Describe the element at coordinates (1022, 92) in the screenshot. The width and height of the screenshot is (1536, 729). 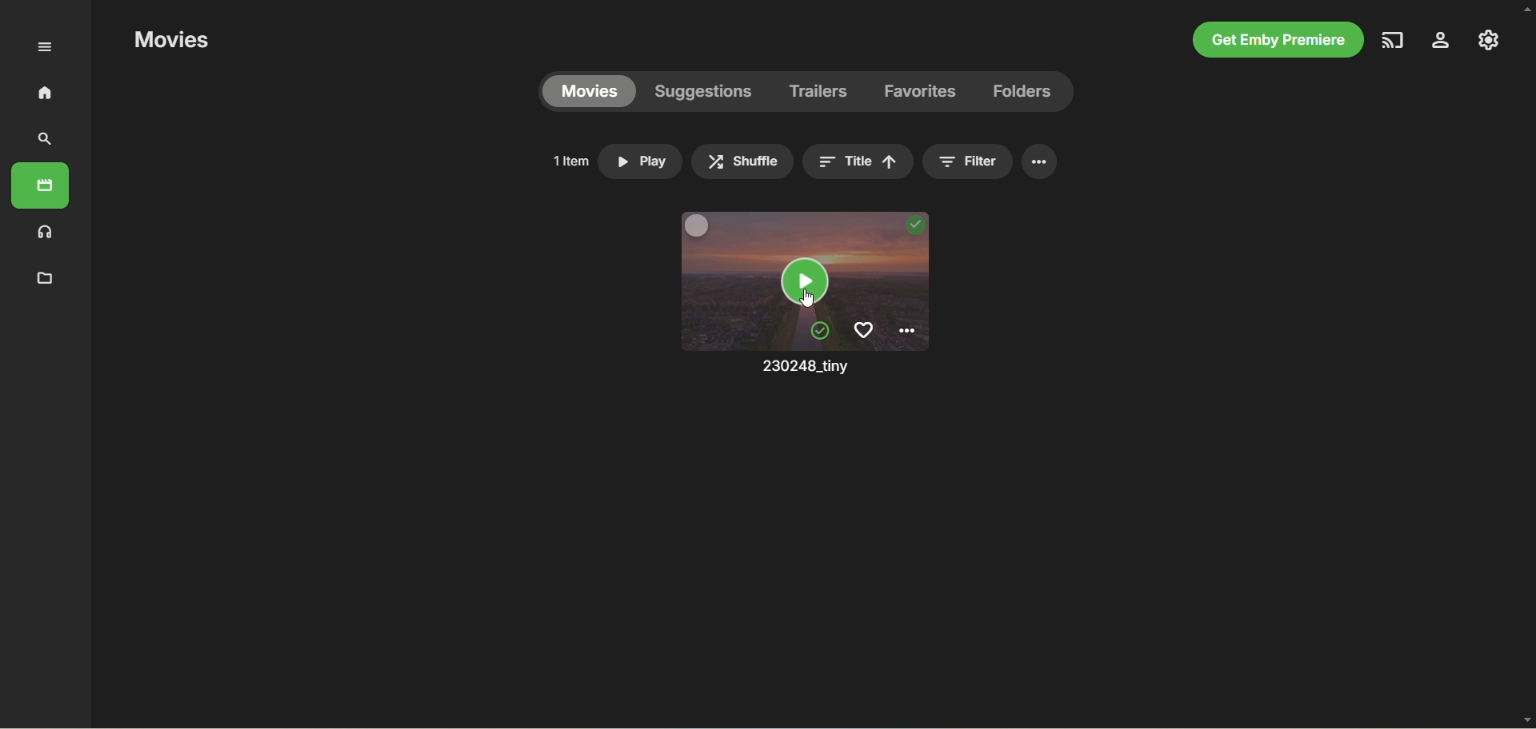
I see `folders` at that location.